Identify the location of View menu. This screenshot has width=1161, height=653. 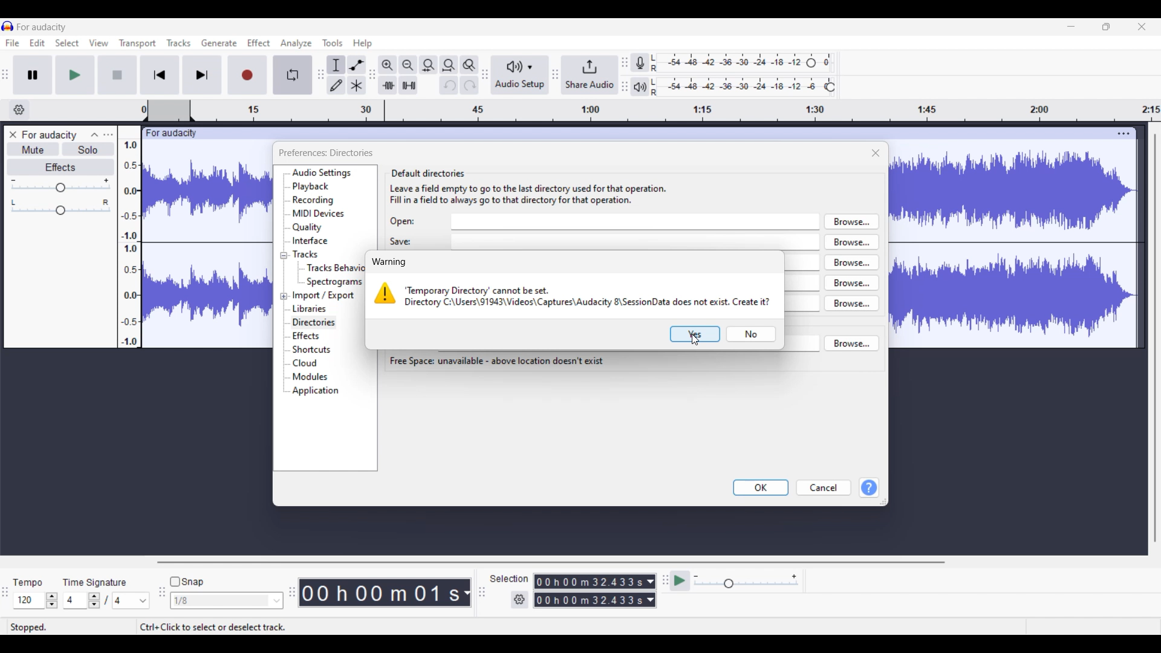
(99, 43).